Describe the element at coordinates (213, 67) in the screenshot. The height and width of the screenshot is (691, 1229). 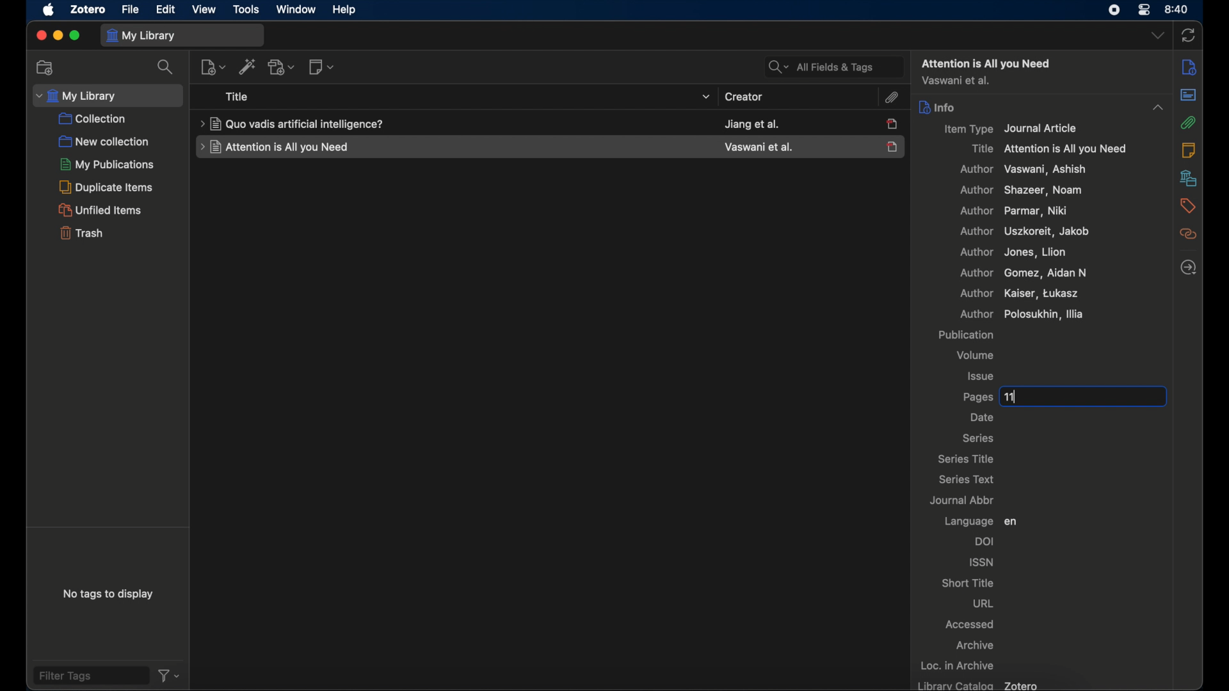
I see `new item` at that location.